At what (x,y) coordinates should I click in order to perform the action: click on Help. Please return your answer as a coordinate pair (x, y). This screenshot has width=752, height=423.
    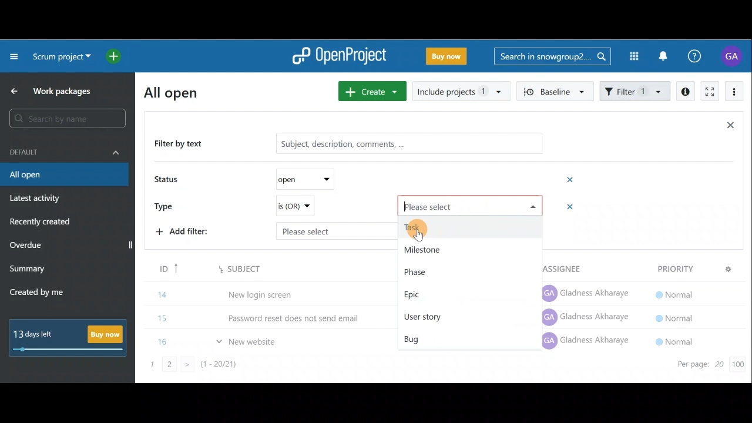
    Looking at the image, I should click on (701, 56).